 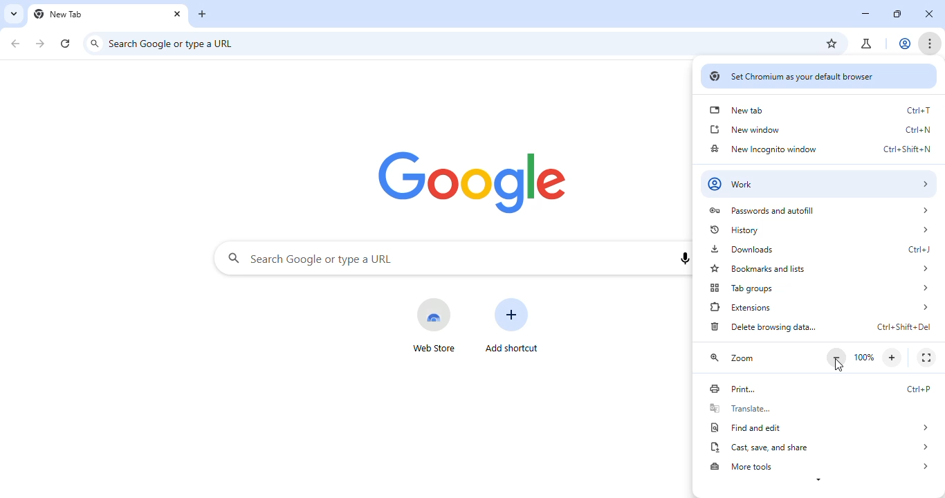 I want to click on minimize, so click(x=865, y=14).